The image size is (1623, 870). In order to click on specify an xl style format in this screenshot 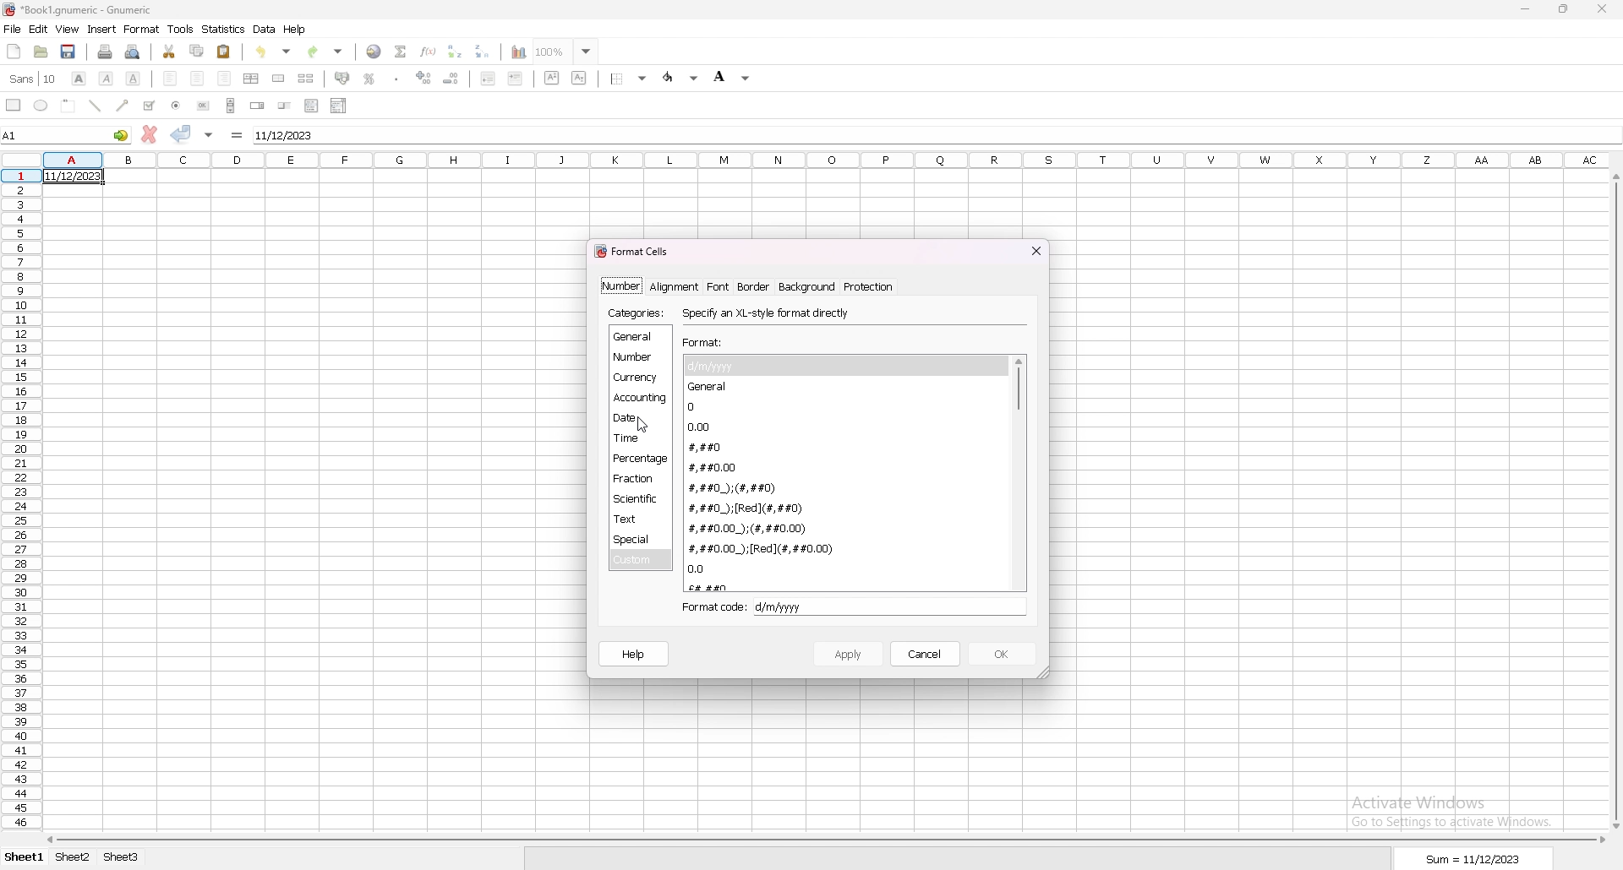, I will do `click(770, 314)`.